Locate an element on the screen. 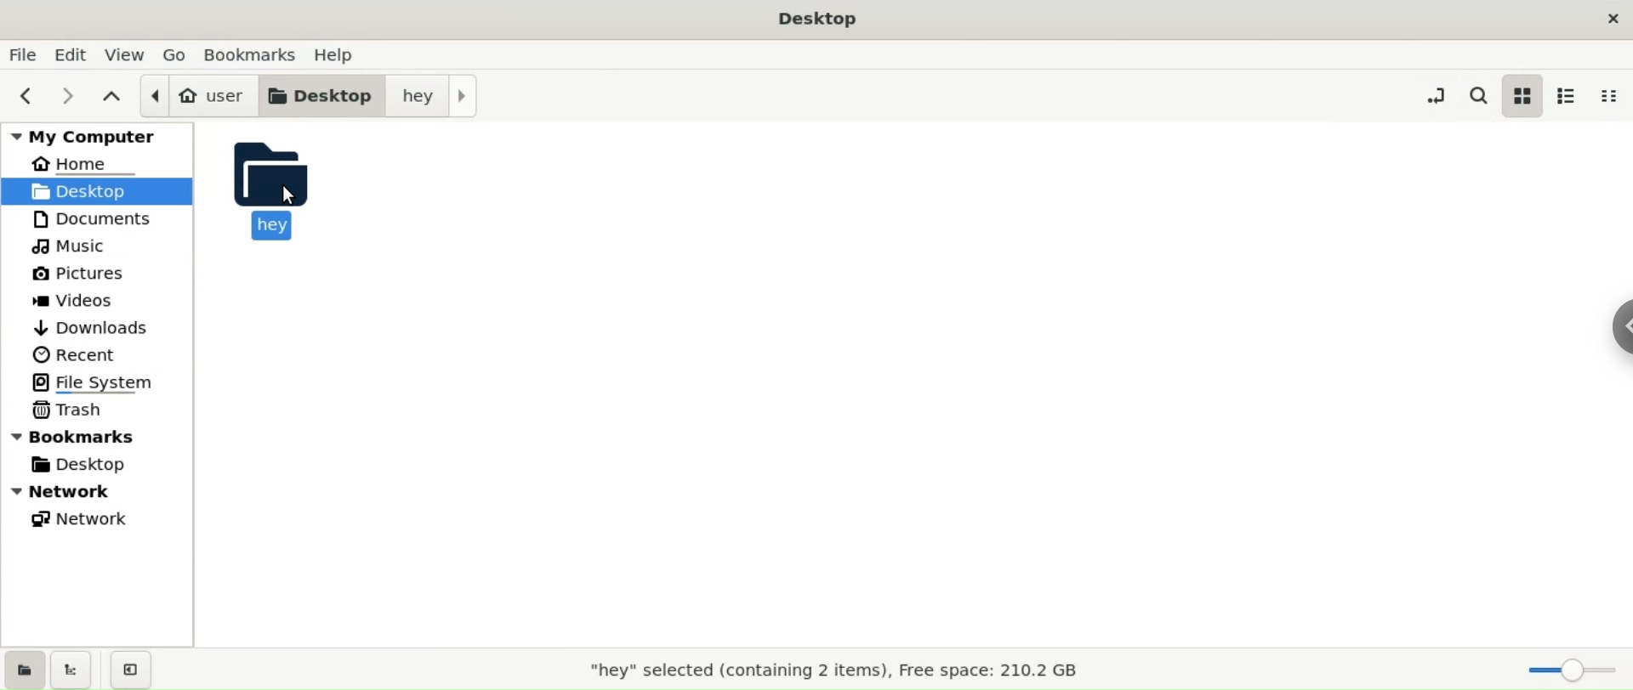 This screenshot has width=1633, height=690. search  is located at coordinates (1483, 96).